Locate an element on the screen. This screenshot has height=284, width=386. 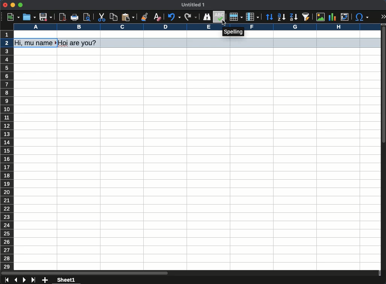
print preview is located at coordinates (88, 17).